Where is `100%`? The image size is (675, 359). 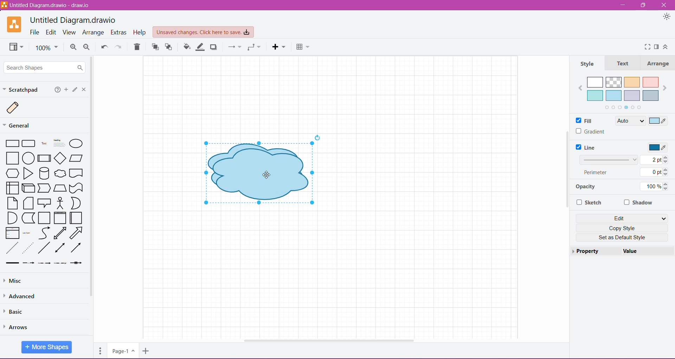 100% is located at coordinates (47, 48).